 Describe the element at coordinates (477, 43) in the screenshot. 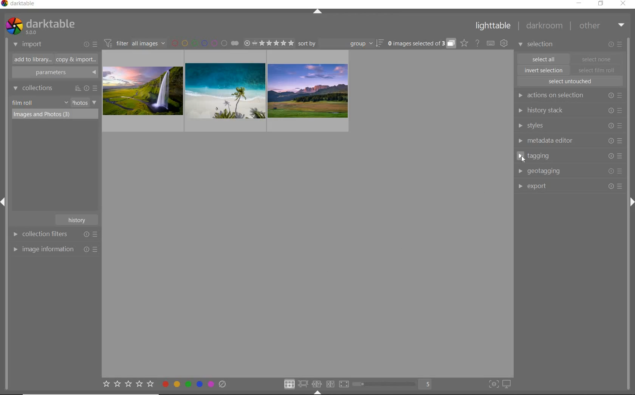

I see `help online` at that location.